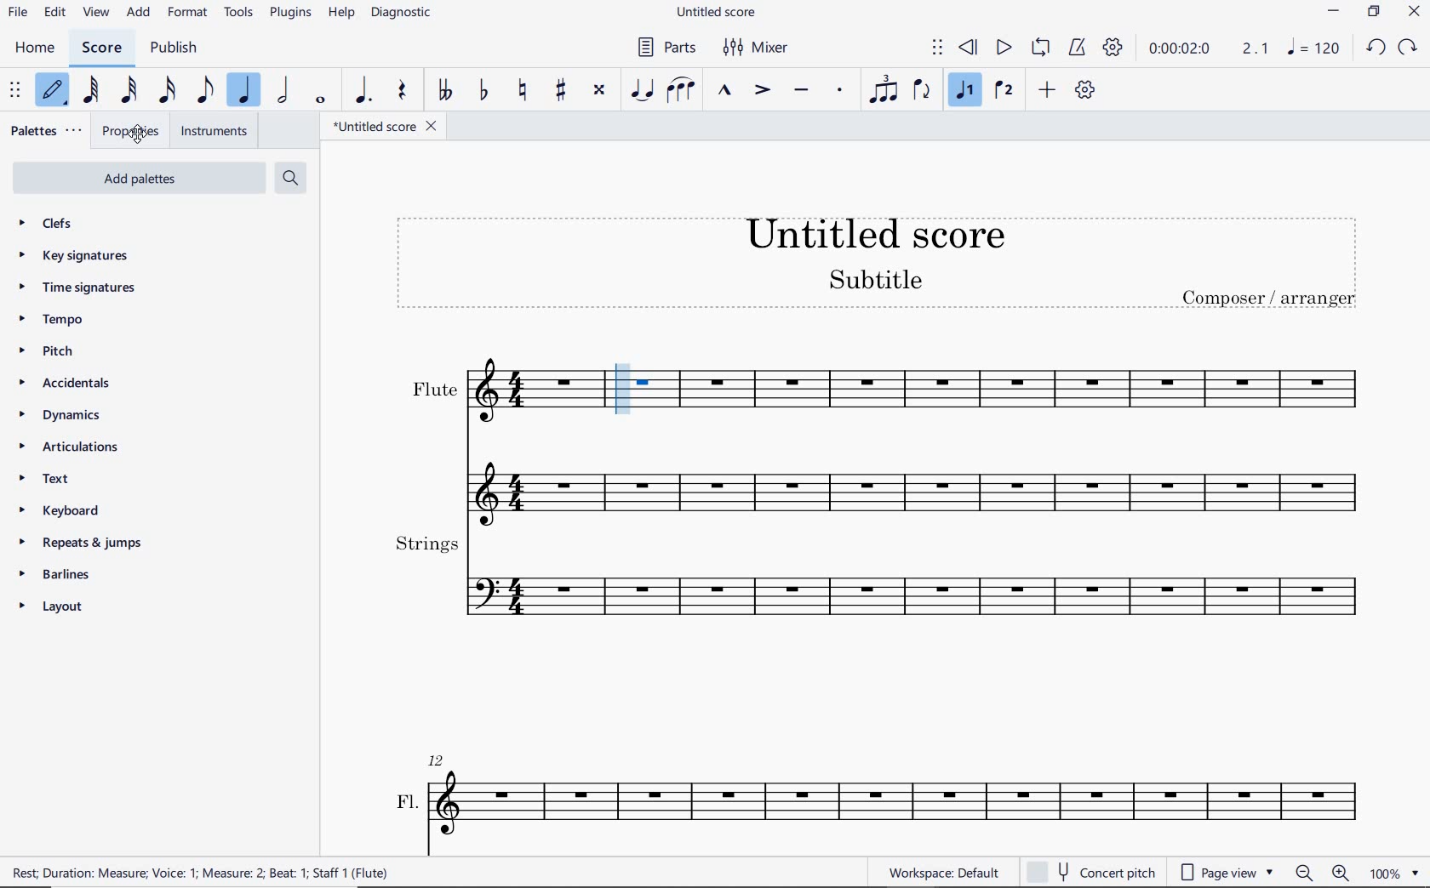  I want to click on home, so click(36, 48).